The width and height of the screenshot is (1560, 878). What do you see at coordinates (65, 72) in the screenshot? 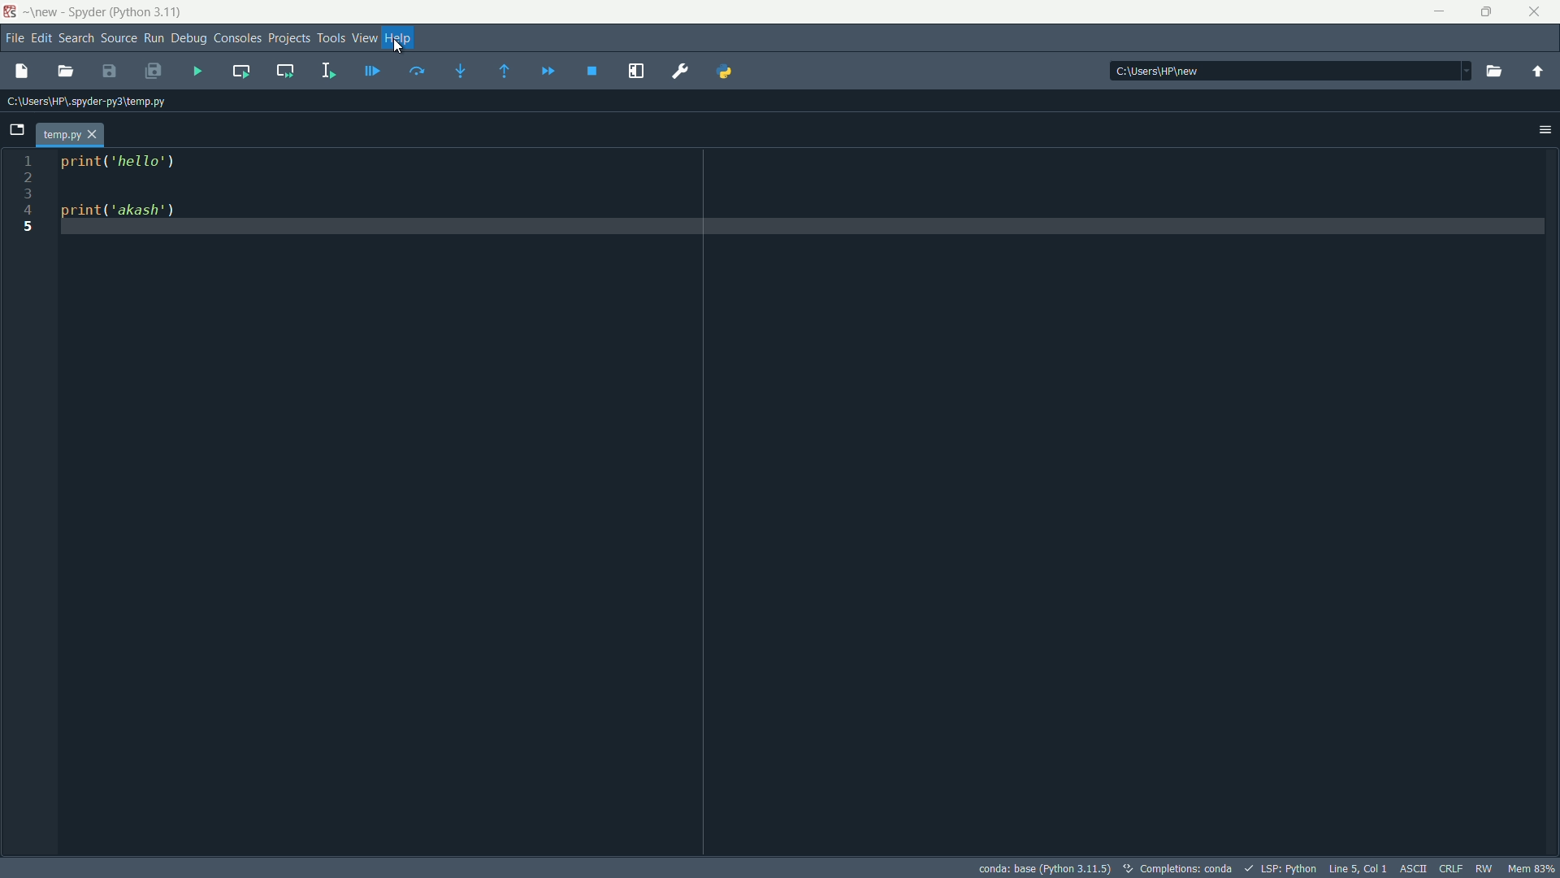
I see `open file` at bounding box center [65, 72].